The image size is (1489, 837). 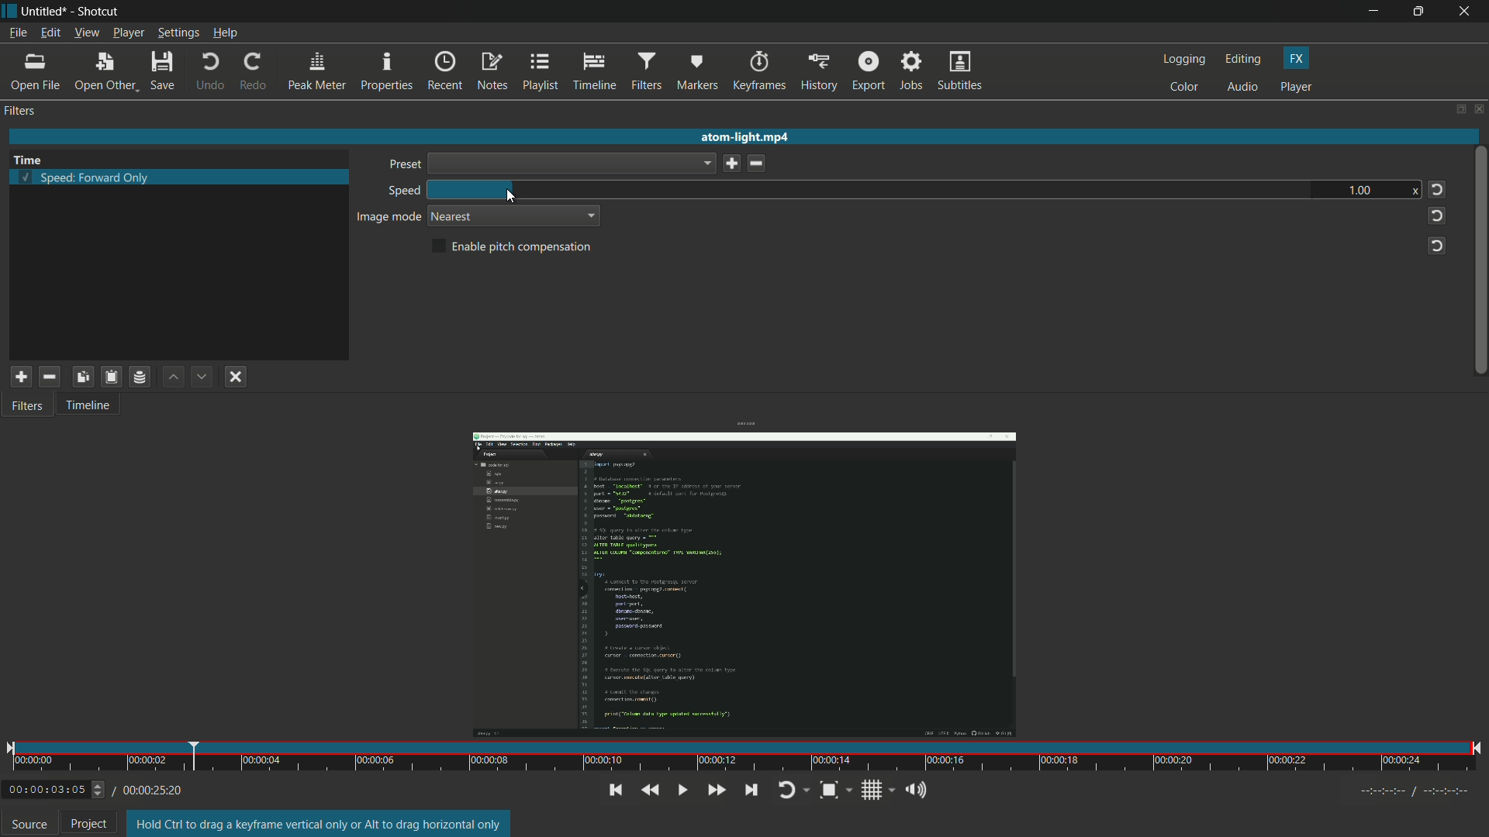 I want to click on undo, so click(x=210, y=72).